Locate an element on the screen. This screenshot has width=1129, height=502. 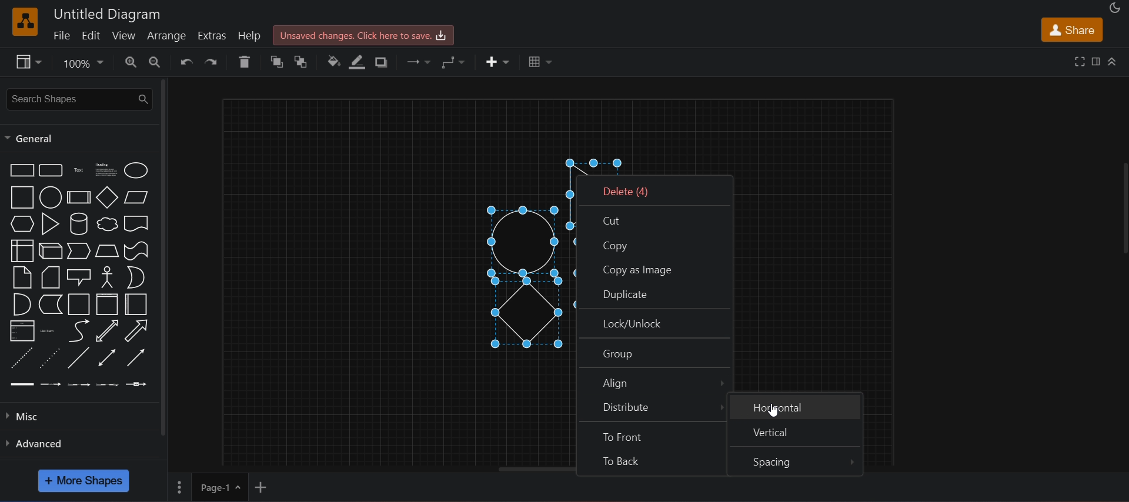
callout is located at coordinates (78, 276).